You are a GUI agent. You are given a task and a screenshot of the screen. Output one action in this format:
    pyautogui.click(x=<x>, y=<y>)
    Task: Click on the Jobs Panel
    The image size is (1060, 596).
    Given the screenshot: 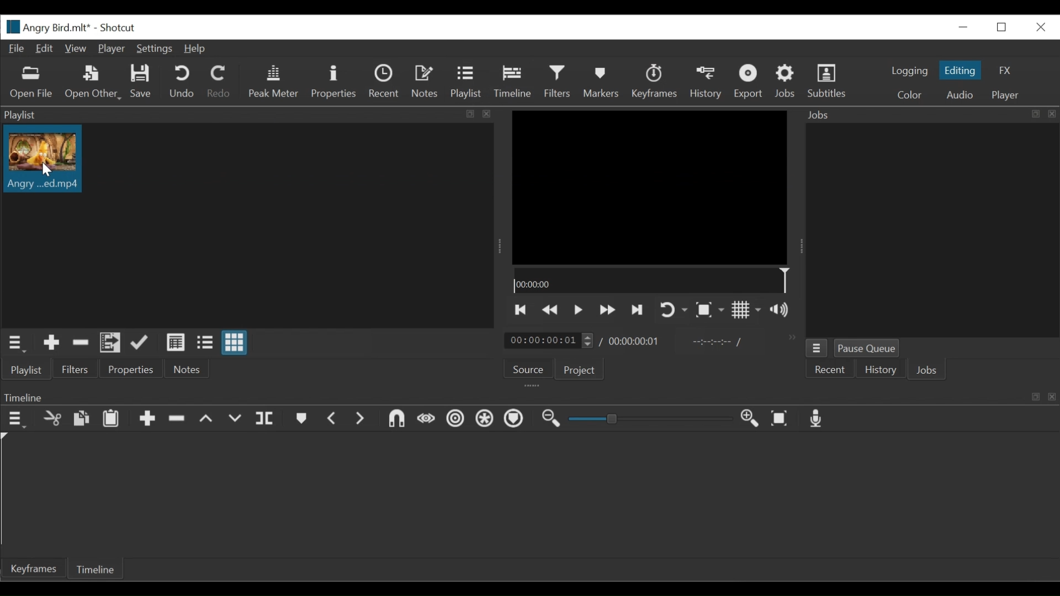 What is the action you would take?
    pyautogui.click(x=930, y=114)
    